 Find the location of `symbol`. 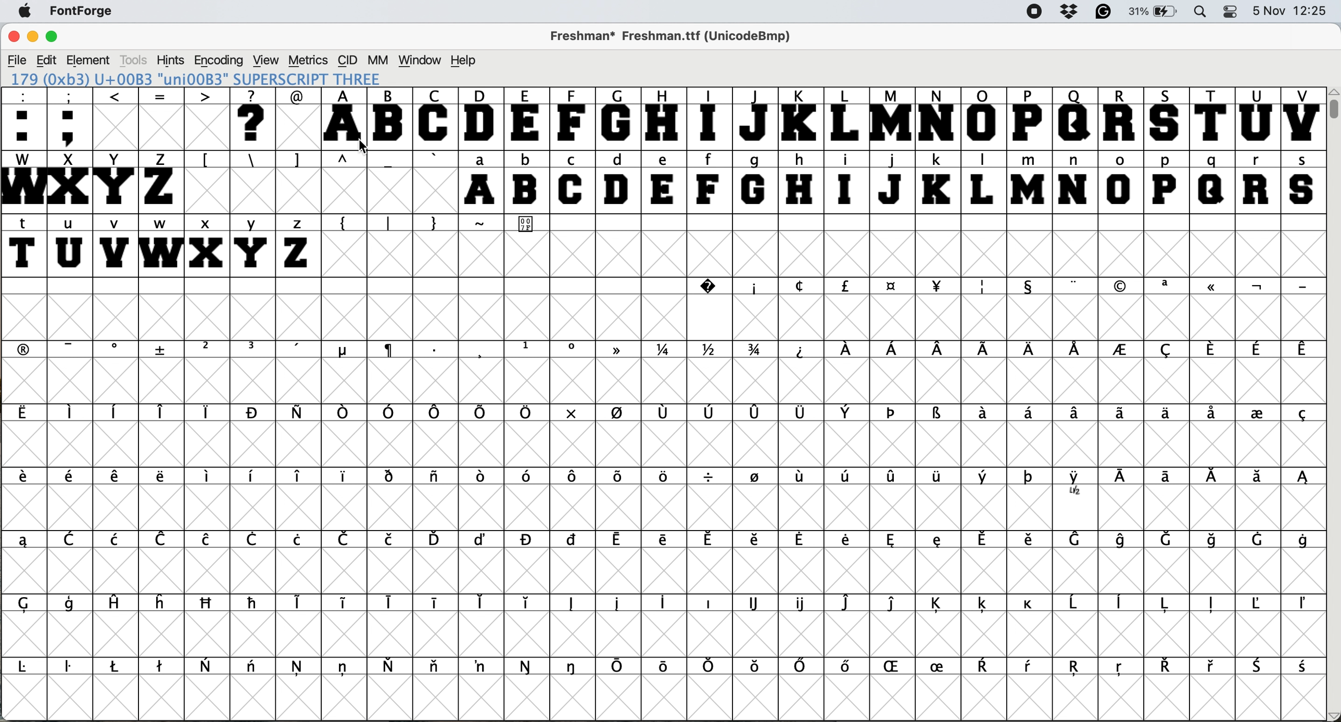

symbol is located at coordinates (1170, 538).